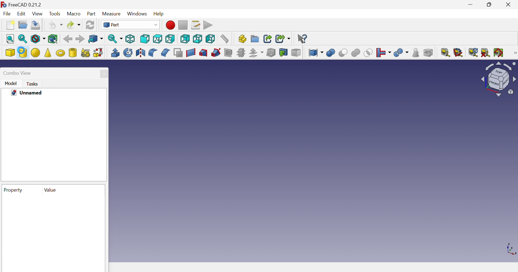 The height and width of the screenshot is (272, 518). What do you see at coordinates (20, 50) in the screenshot?
I see `cursor` at bounding box center [20, 50].